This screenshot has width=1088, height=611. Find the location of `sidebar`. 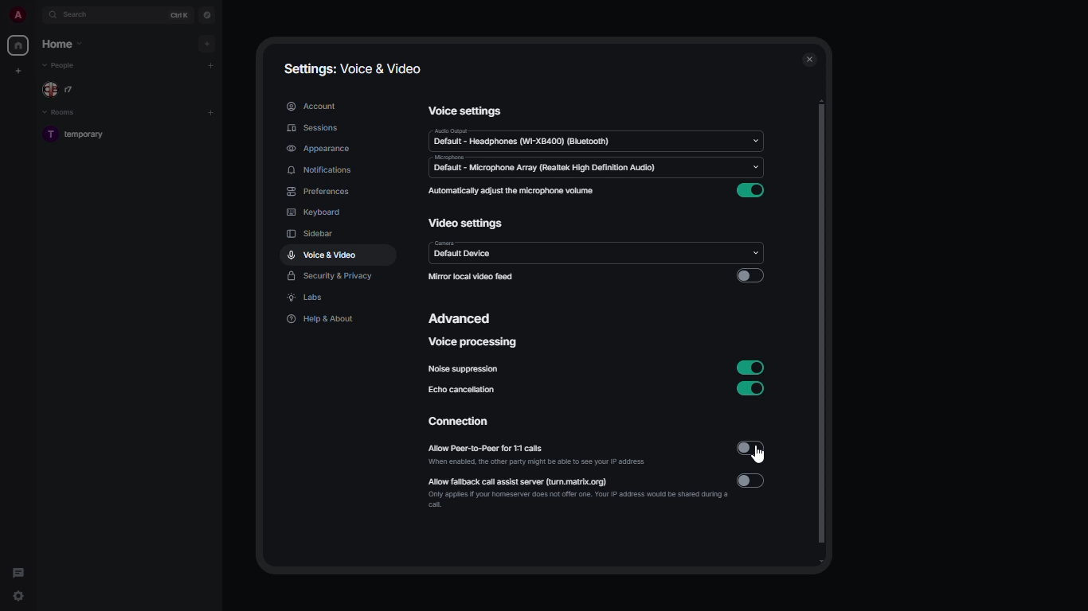

sidebar is located at coordinates (312, 233).